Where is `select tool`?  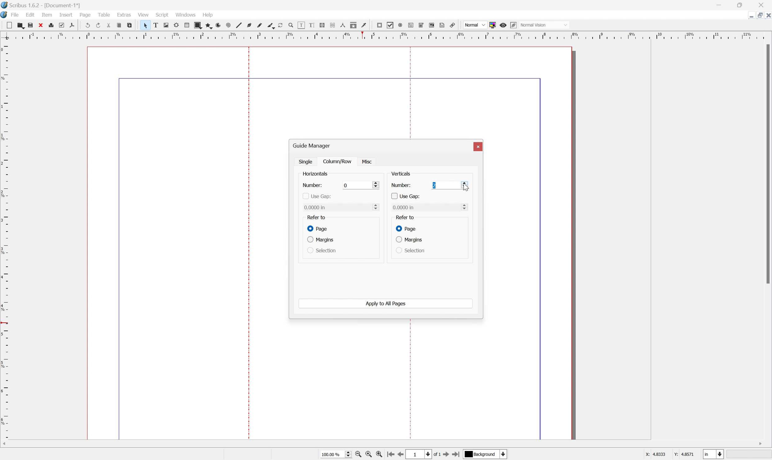 select tool is located at coordinates (144, 25).